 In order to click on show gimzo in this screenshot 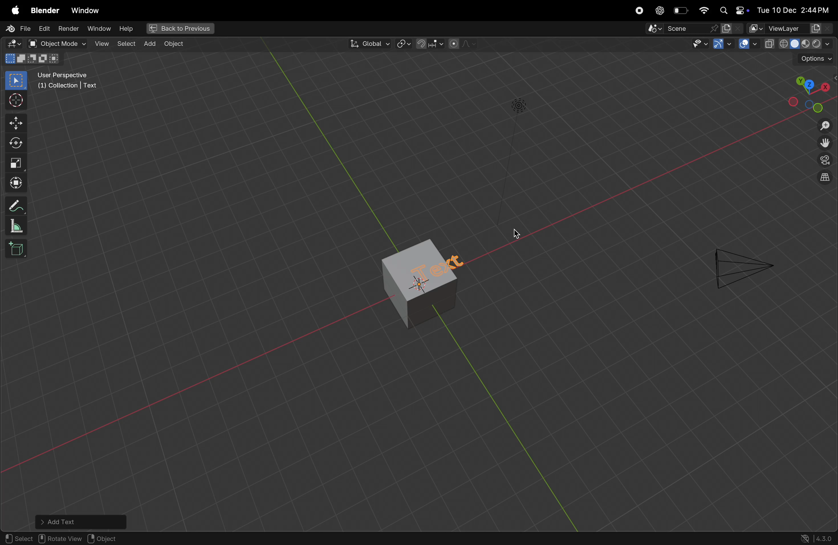, I will do `click(722, 45)`.